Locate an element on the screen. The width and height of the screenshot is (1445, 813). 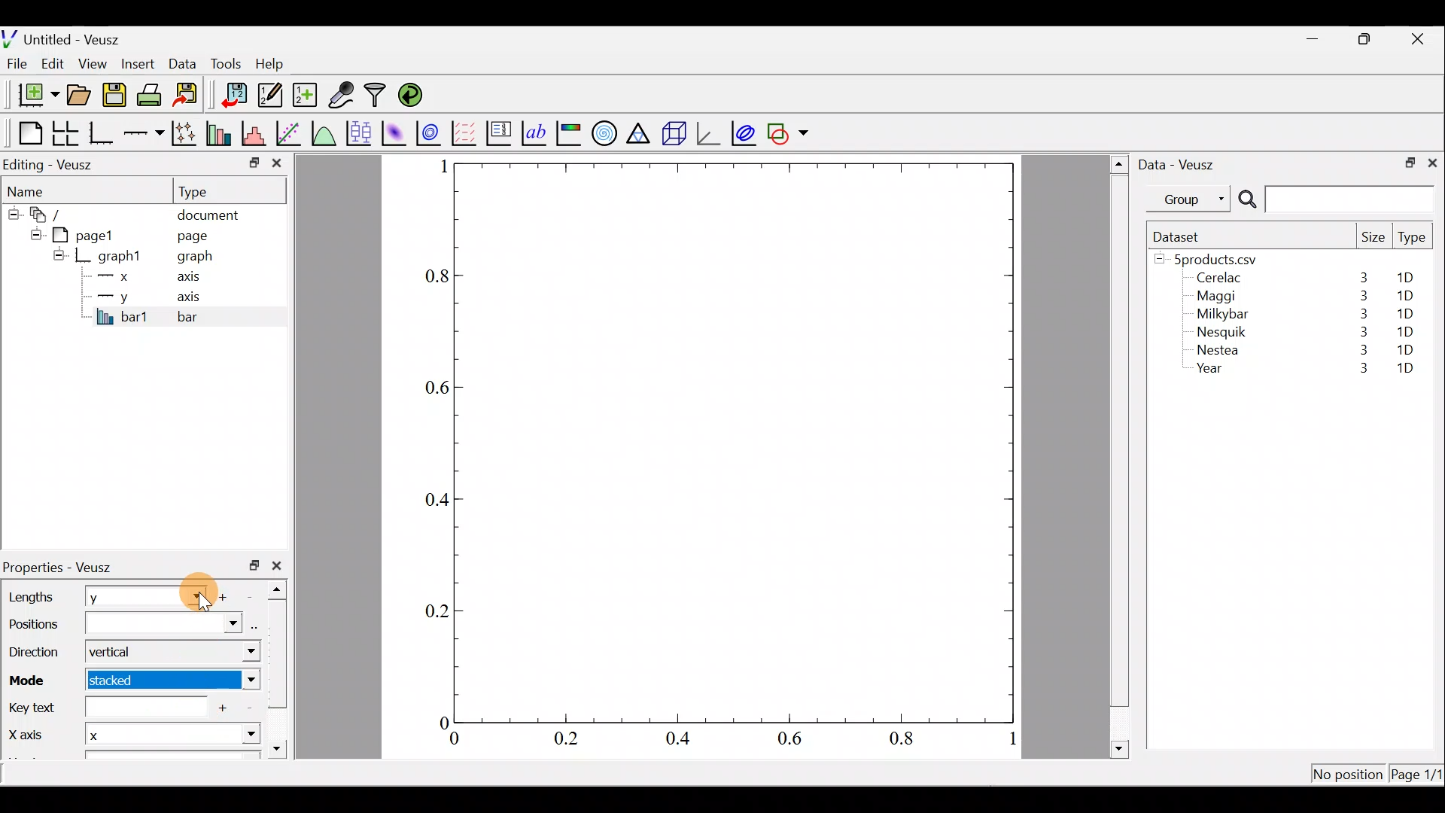
Nesquik is located at coordinates (1219, 332).